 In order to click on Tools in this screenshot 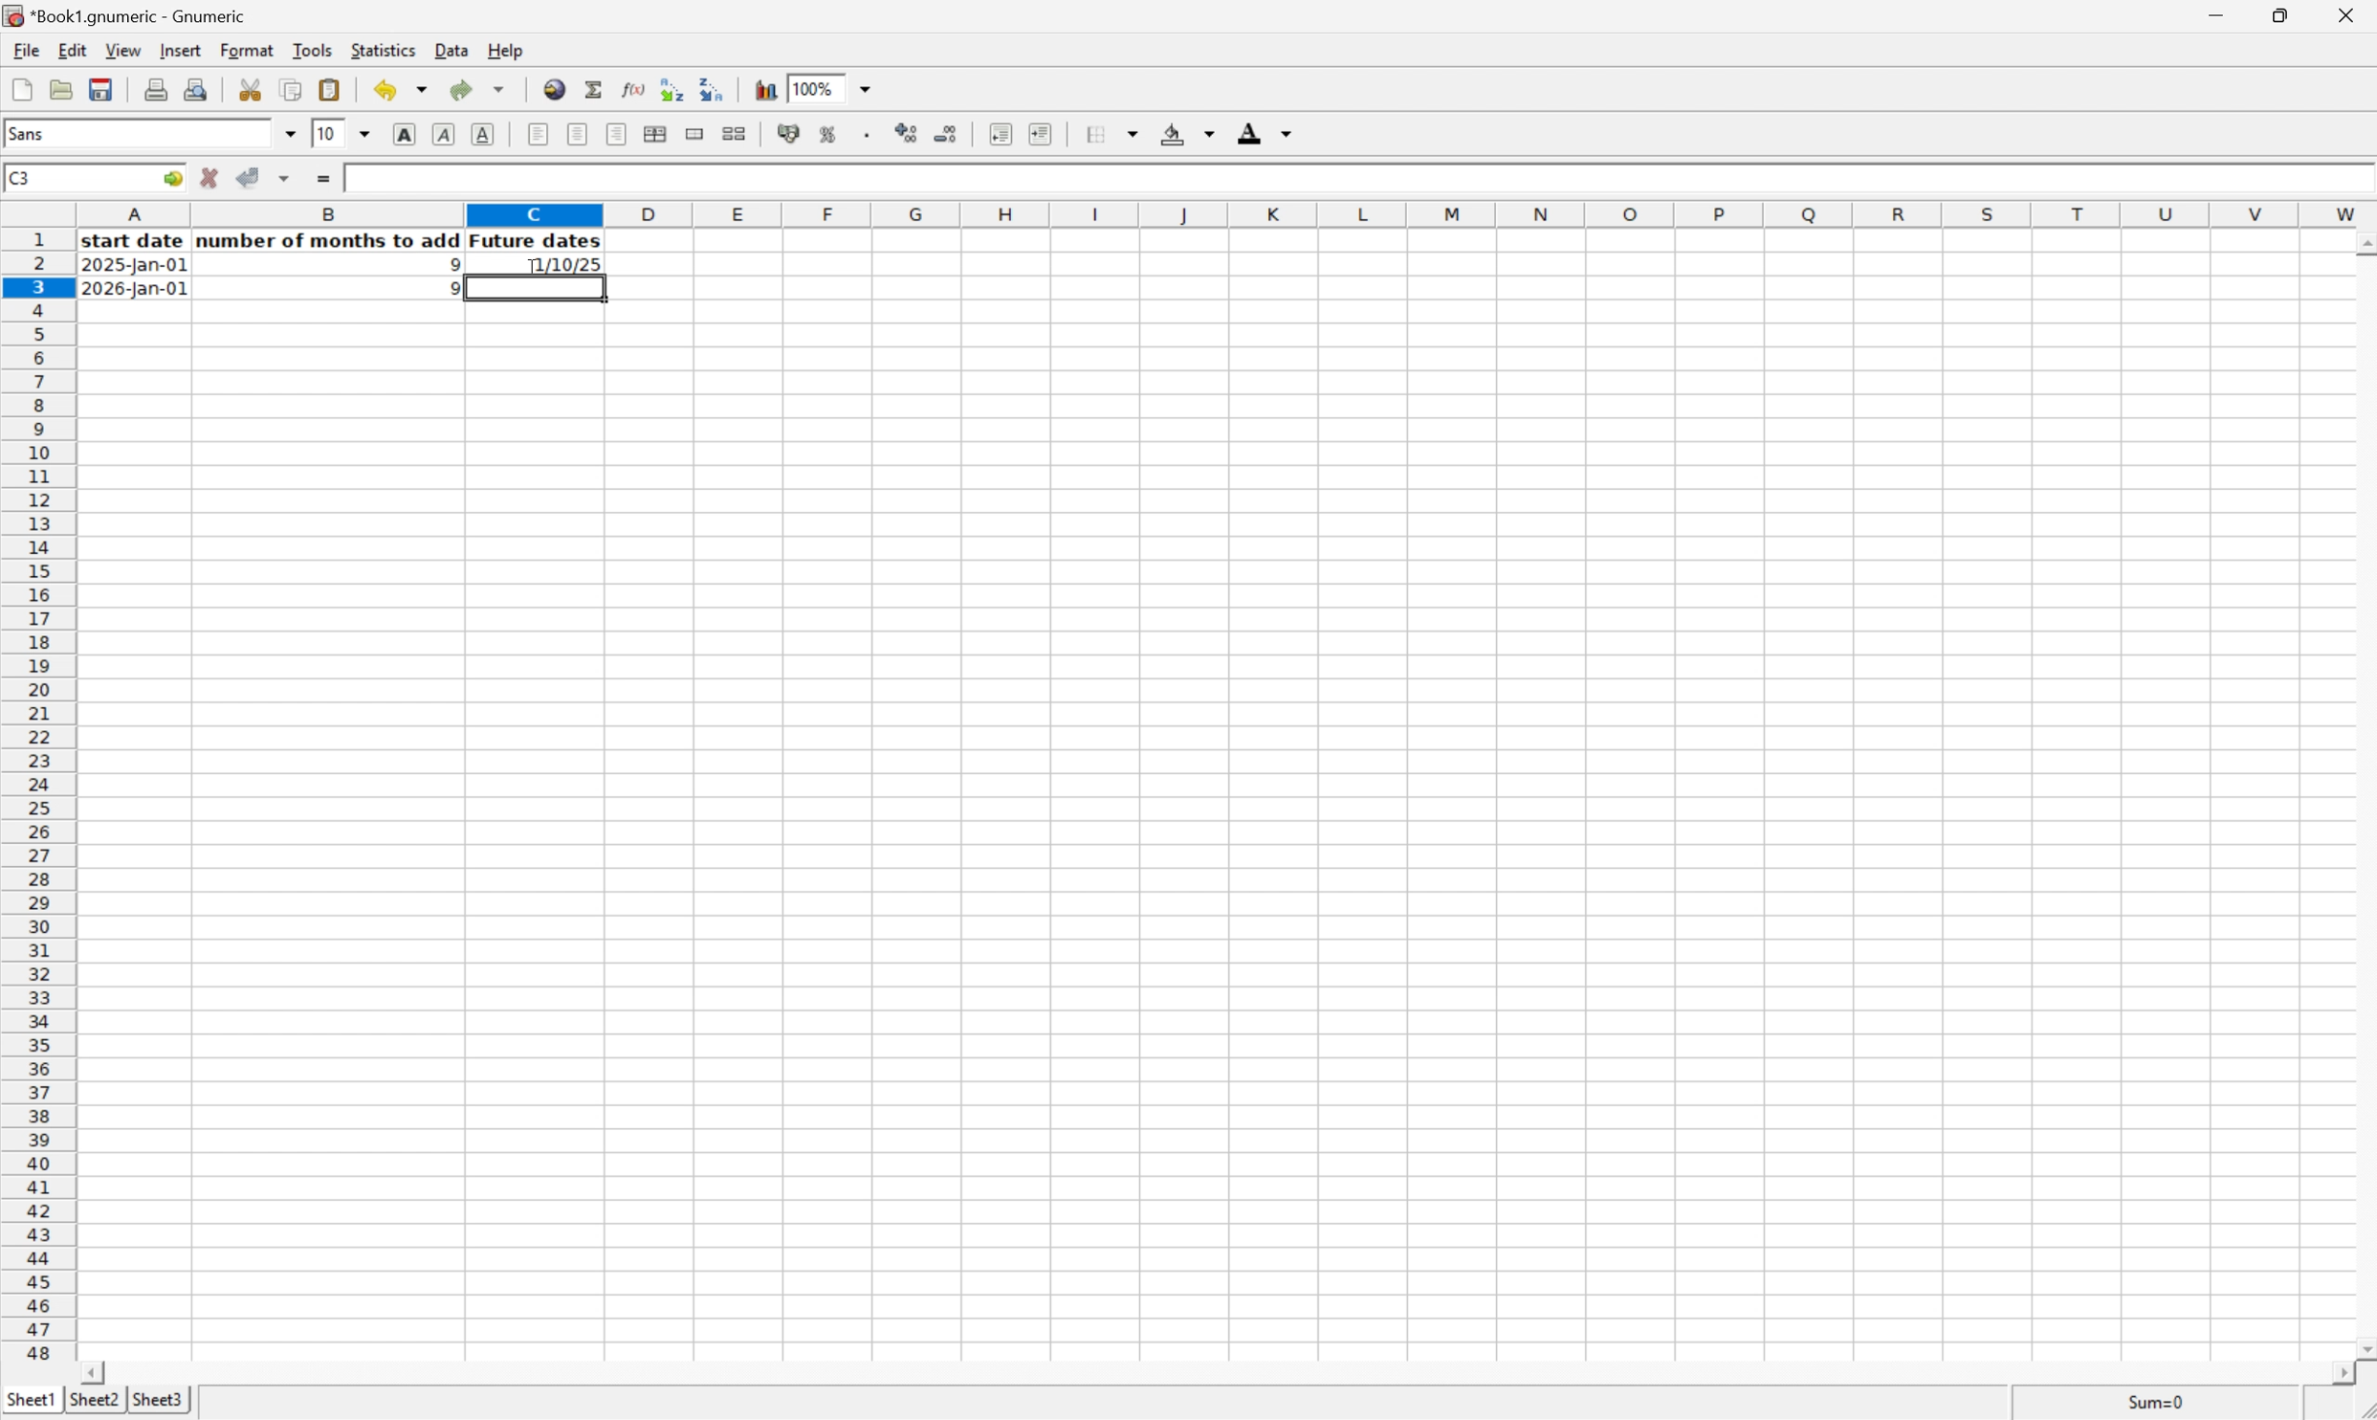, I will do `click(314, 49)`.